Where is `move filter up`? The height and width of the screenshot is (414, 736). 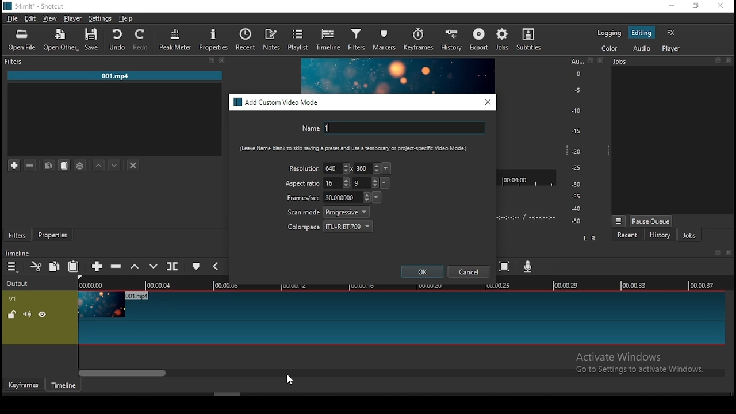 move filter up is located at coordinates (99, 164).